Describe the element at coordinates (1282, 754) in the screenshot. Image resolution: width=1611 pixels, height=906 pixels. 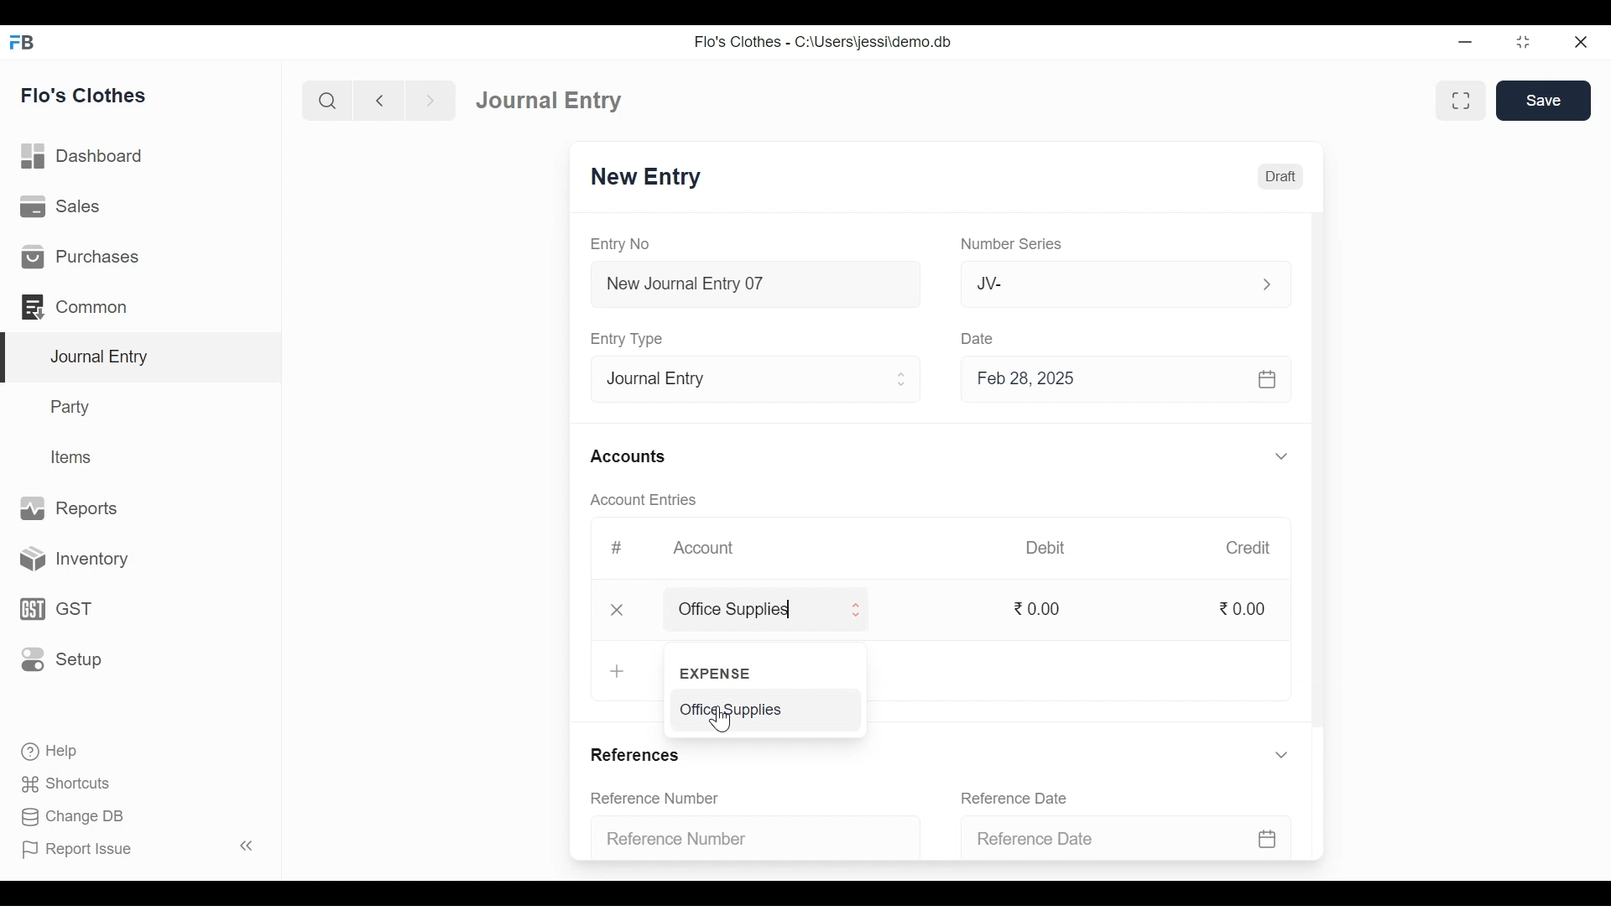
I see `Expand` at that location.